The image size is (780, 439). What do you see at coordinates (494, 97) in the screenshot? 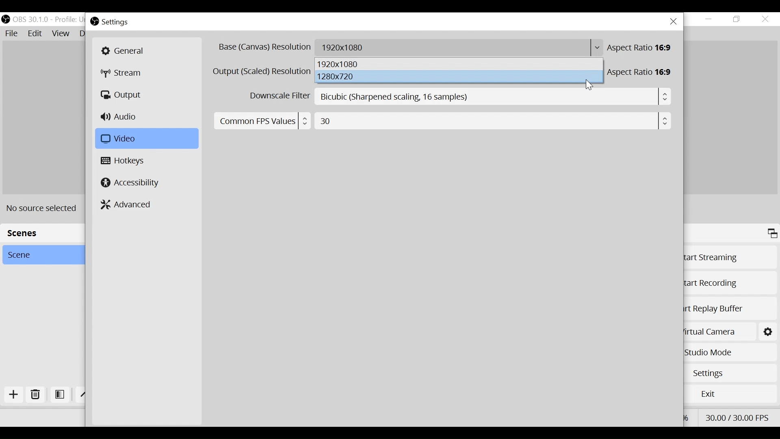
I see `Bicubic (sharpened scaling, 16 samples)` at bounding box center [494, 97].